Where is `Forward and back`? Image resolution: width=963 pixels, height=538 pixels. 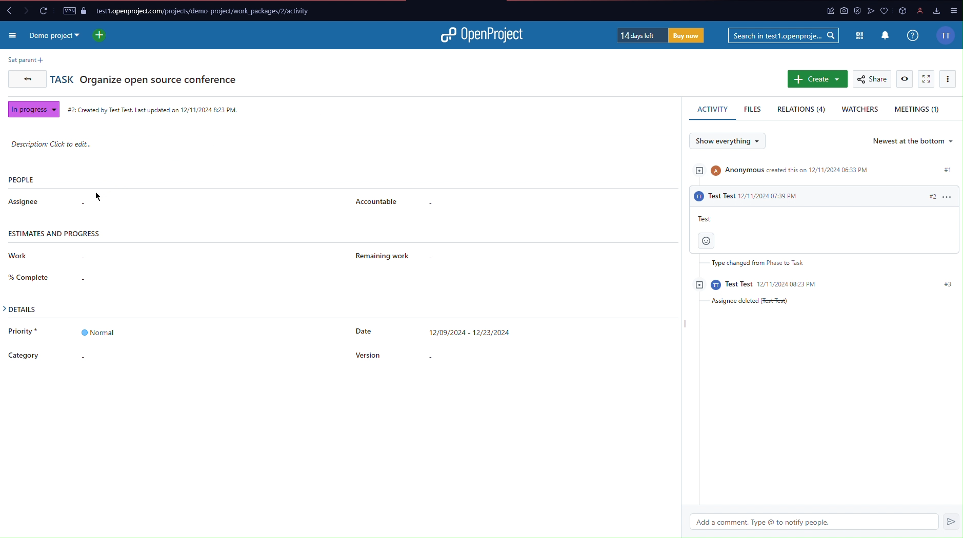 Forward and back is located at coordinates (20, 11).